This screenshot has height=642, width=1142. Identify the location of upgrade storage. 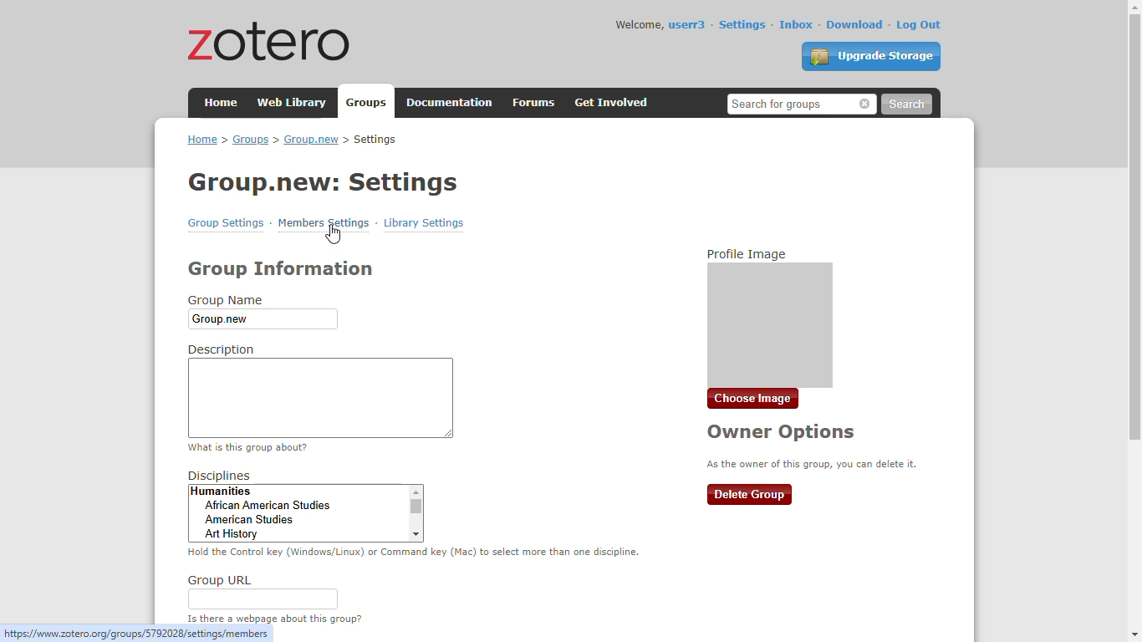
(872, 56).